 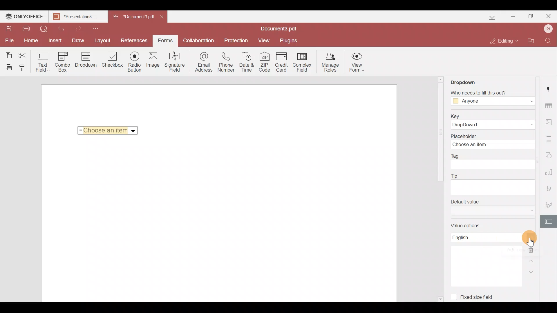 I want to click on scroll bar, so click(x=440, y=133).